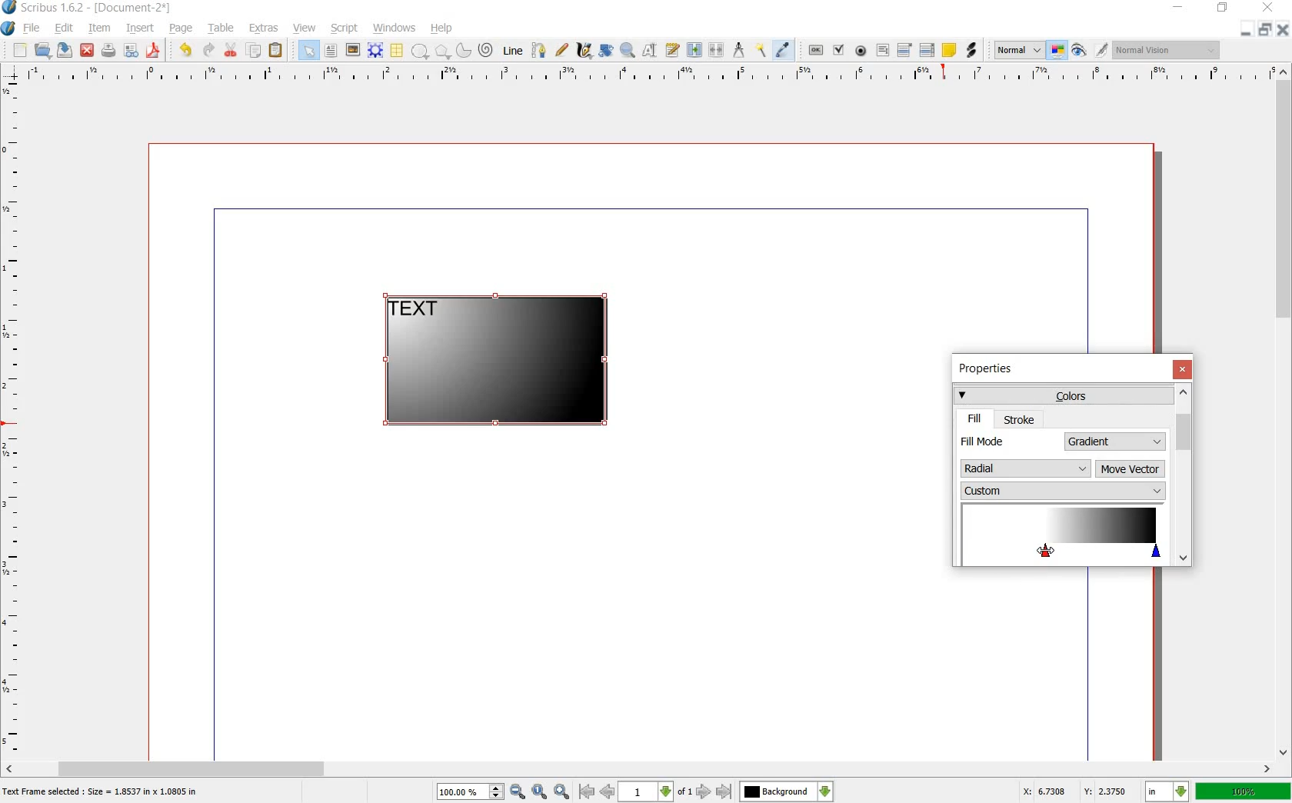 Image resolution: width=1292 pixels, height=803 pixels. I want to click on of 1, so click(684, 793).